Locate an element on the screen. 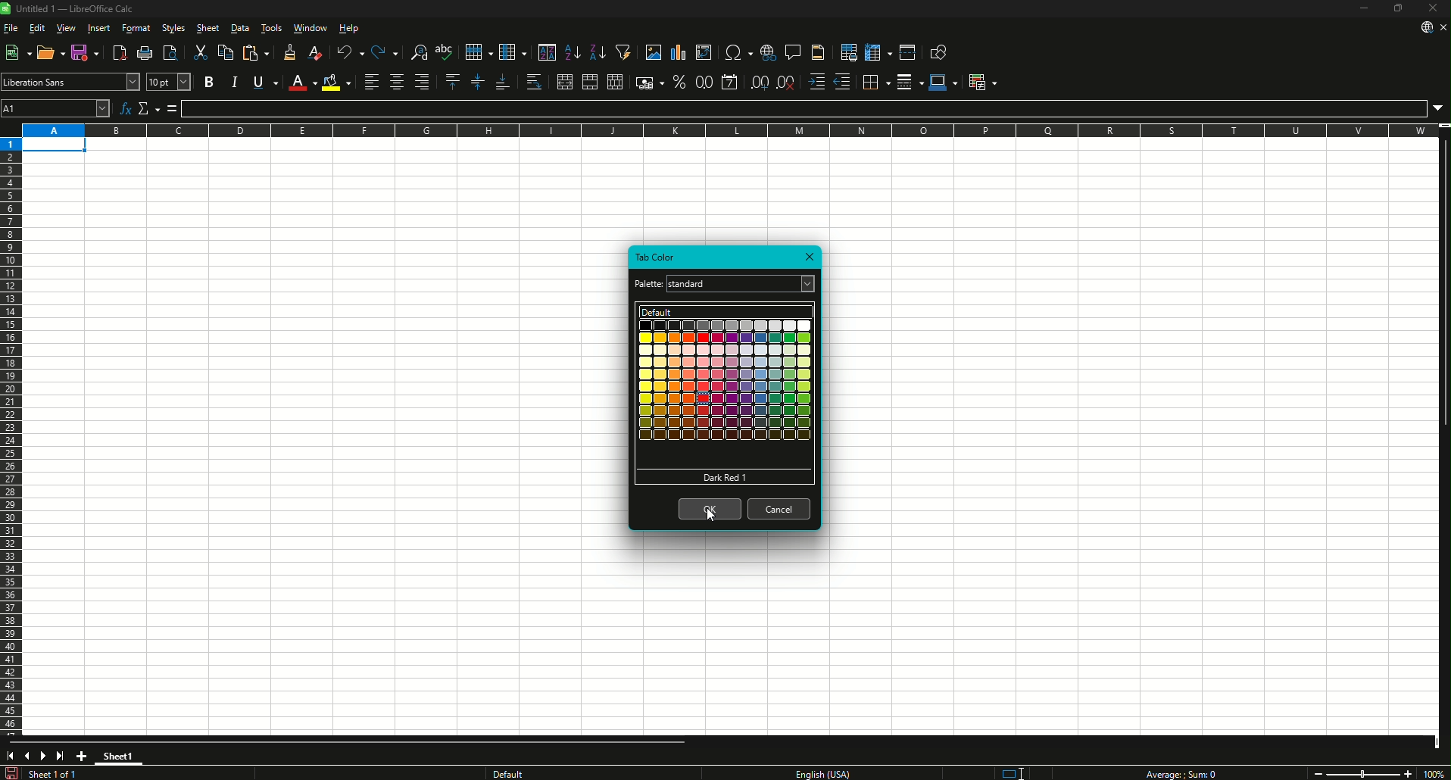 The height and width of the screenshot is (780, 1451). Font is located at coordinates (61, 82).